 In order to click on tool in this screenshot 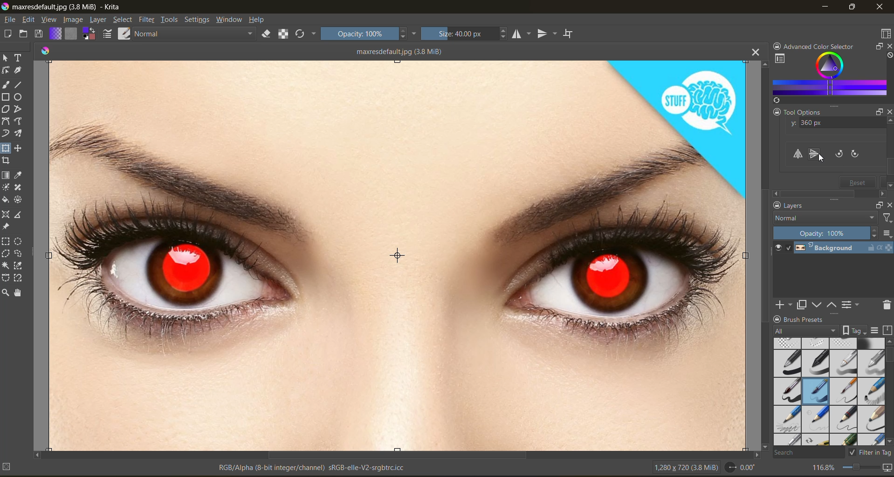, I will do `click(19, 214)`.